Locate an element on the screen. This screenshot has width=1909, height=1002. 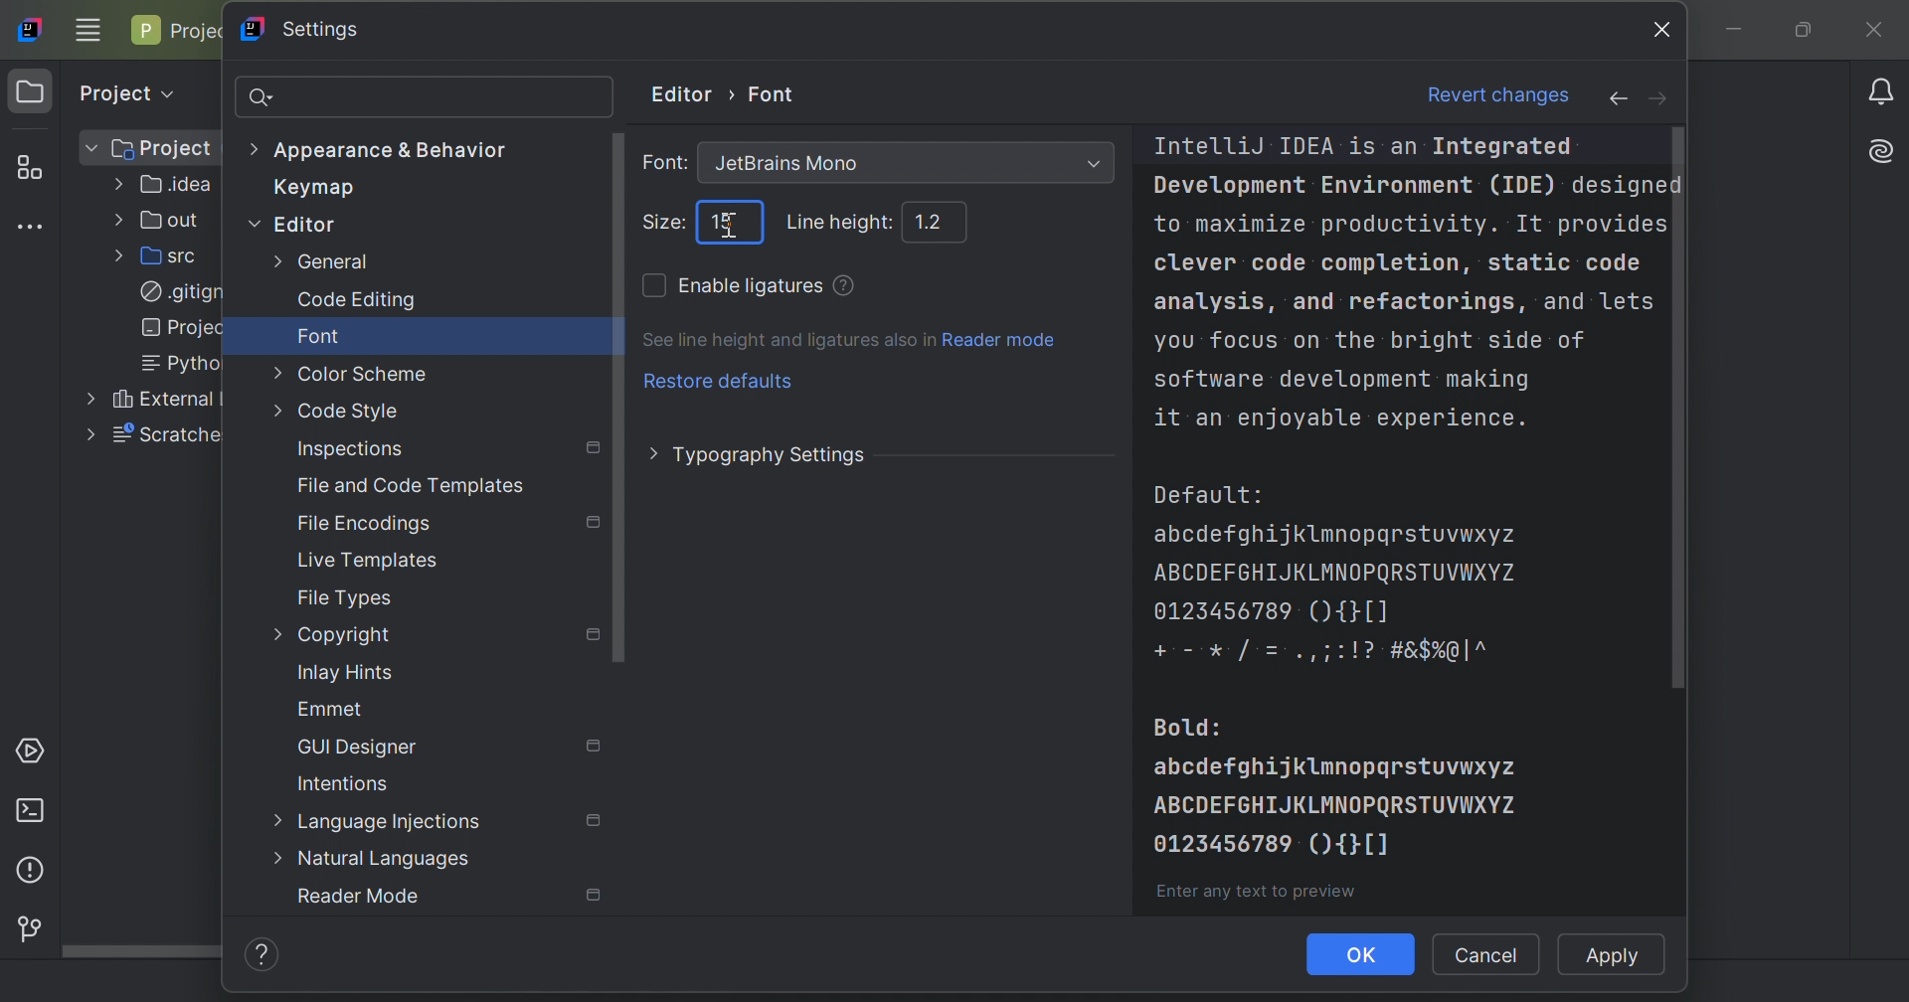
.gitign is located at coordinates (183, 293).